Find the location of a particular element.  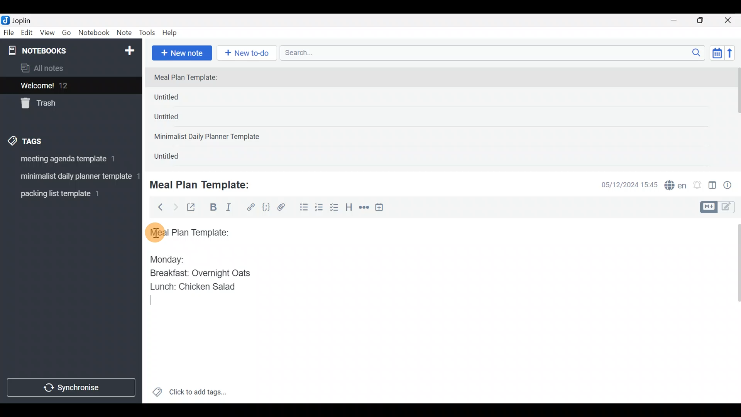

Scroll bar is located at coordinates (736, 117).